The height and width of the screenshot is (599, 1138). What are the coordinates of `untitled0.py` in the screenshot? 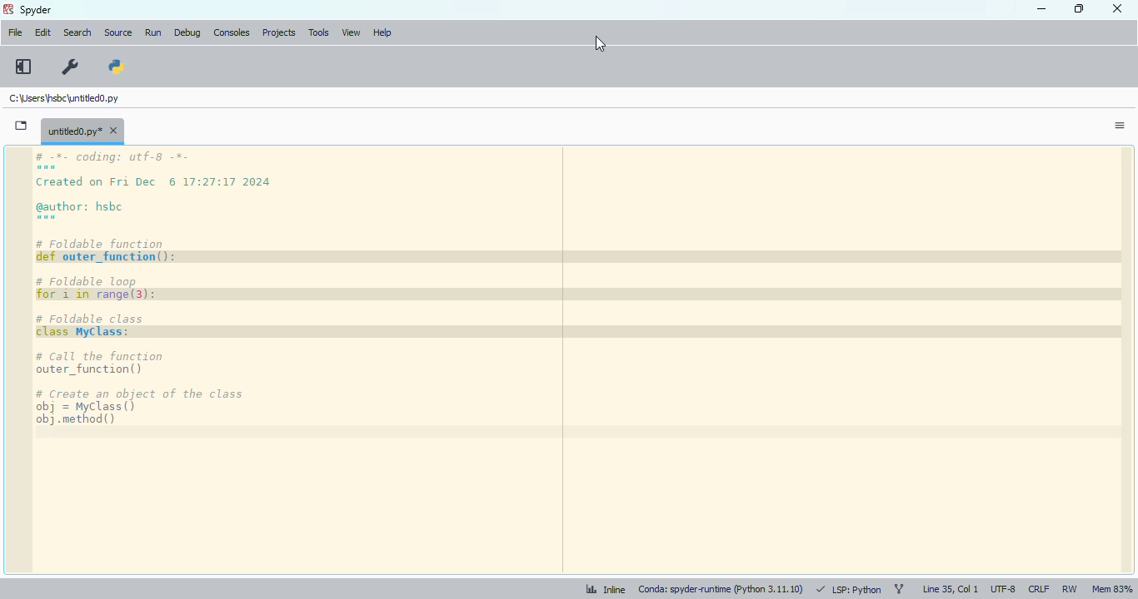 It's located at (82, 130).